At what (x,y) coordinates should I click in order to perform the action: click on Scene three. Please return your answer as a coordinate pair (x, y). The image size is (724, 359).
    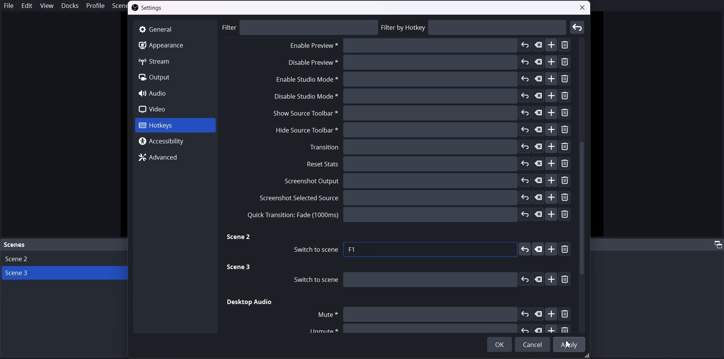
    Looking at the image, I should click on (240, 268).